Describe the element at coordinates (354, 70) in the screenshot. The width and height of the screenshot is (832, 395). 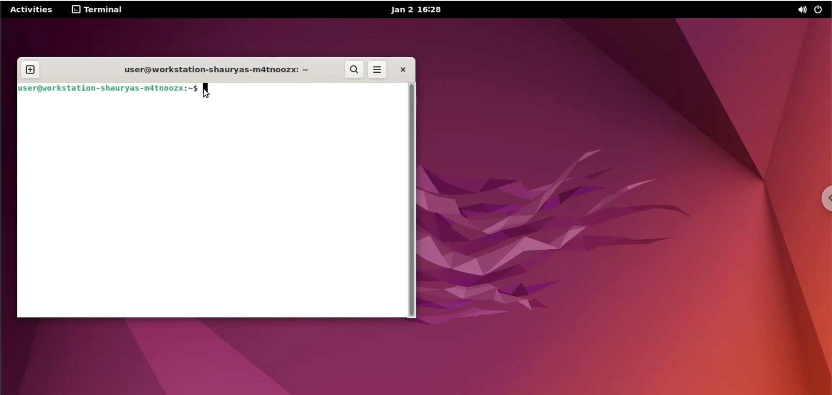
I see `search` at that location.